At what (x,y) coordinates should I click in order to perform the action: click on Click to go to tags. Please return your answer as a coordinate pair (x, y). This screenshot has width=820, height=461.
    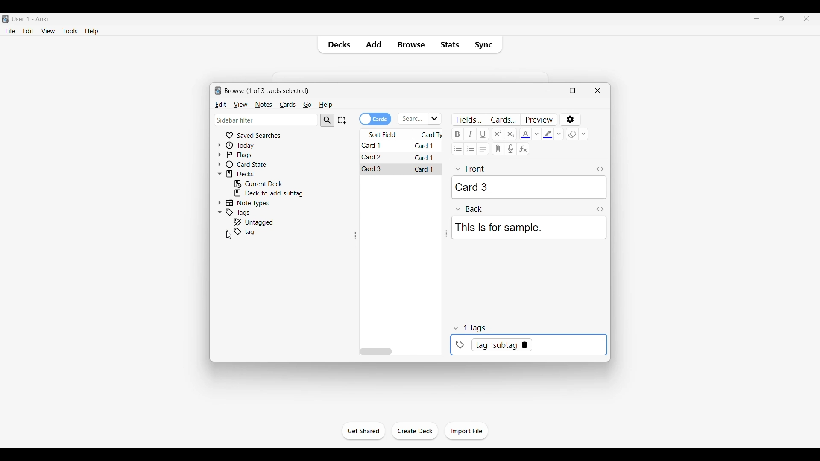
    Looking at the image, I should click on (253, 212).